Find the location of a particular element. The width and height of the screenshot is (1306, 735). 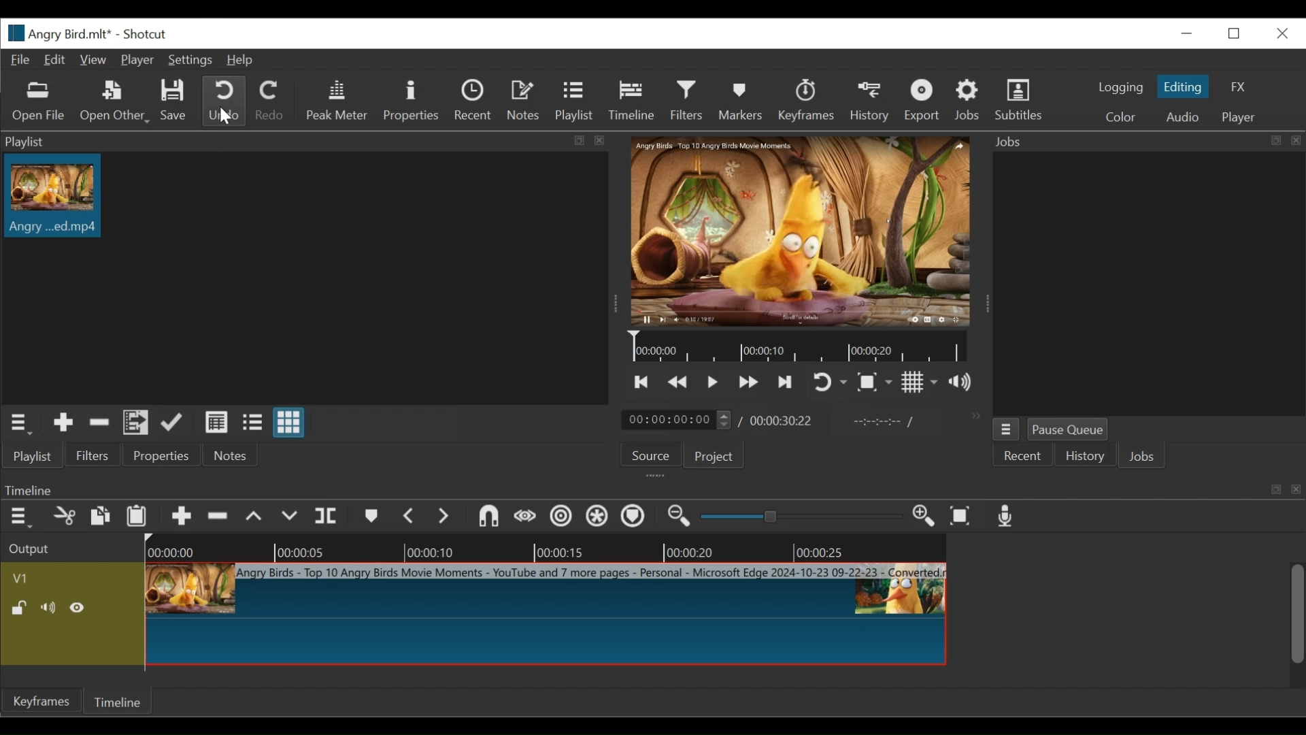

color is located at coordinates (1120, 118).